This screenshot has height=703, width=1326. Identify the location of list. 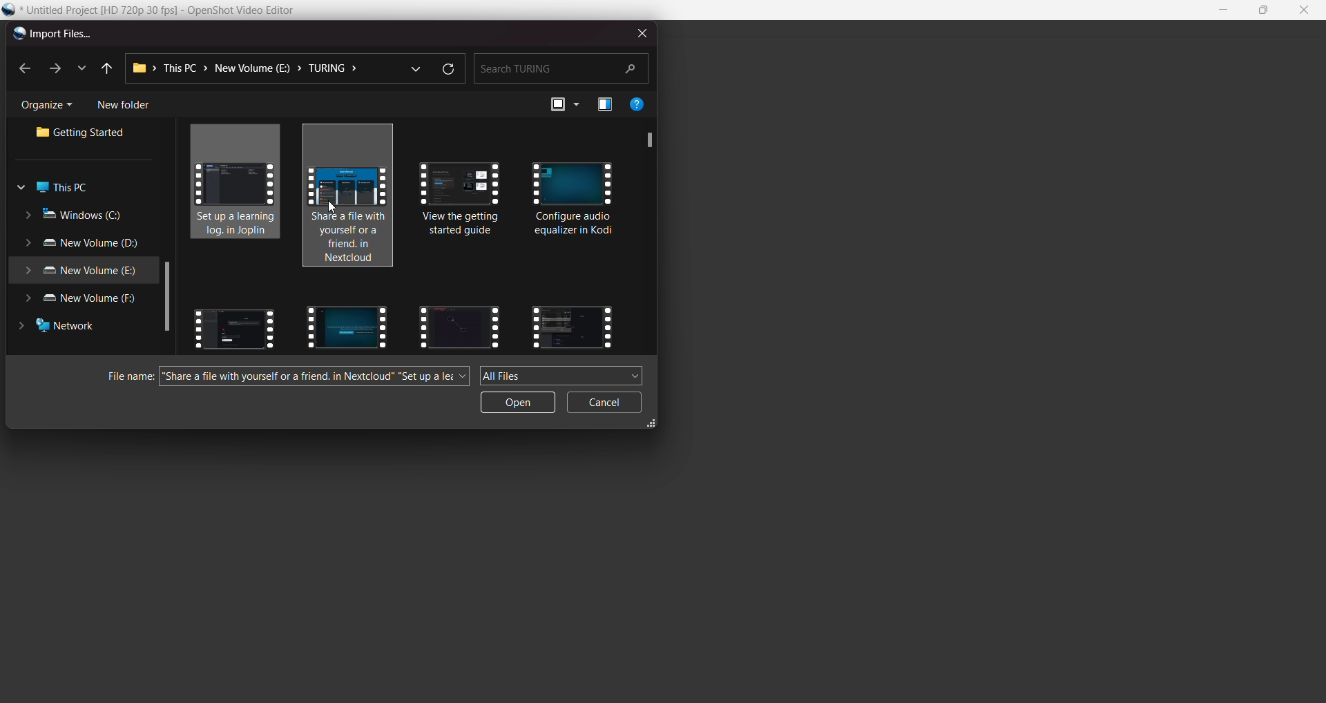
(80, 66).